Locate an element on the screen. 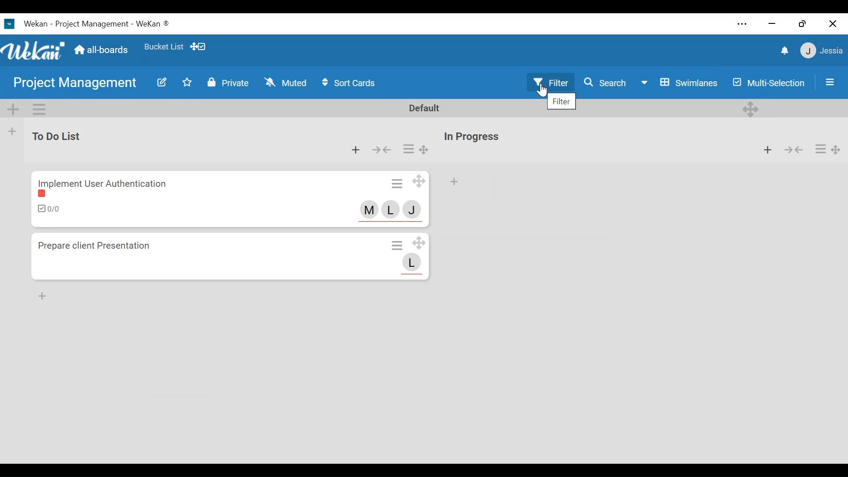  Close is located at coordinates (833, 23).